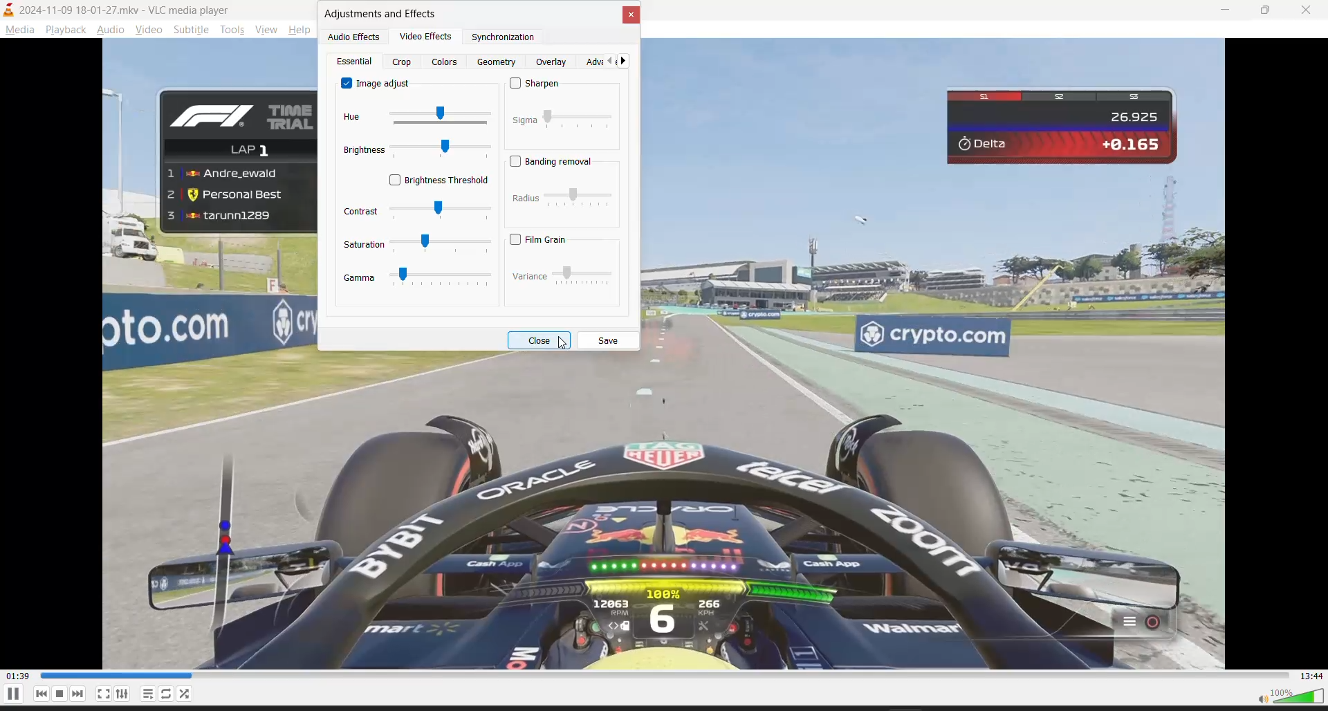  I want to click on geometry, so click(498, 62).